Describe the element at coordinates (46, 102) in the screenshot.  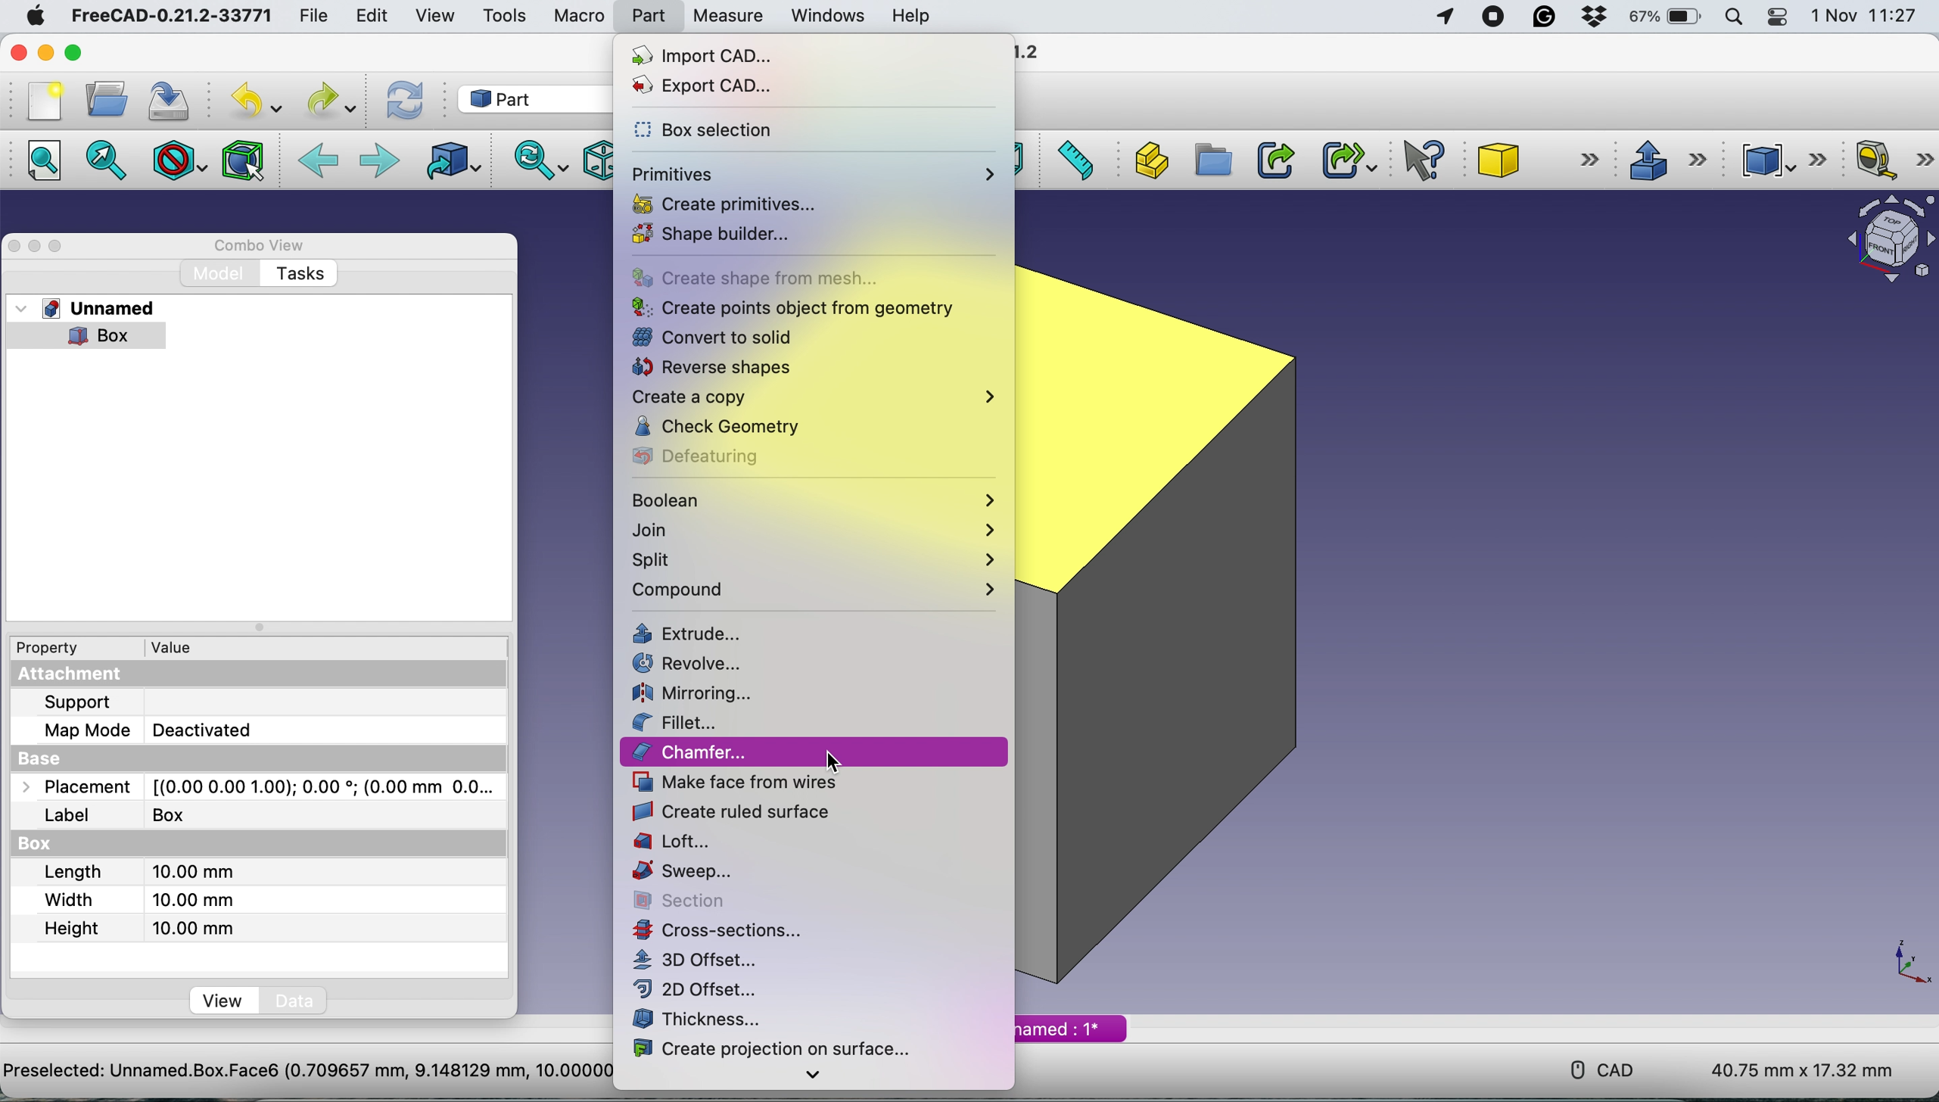
I see `new` at that location.